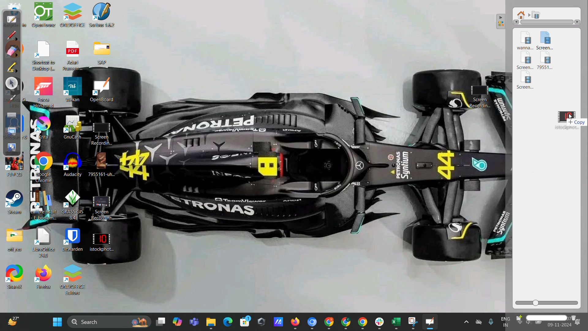 This screenshot has width=588, height=331. I want to click on Wekan, so click(73, 90).